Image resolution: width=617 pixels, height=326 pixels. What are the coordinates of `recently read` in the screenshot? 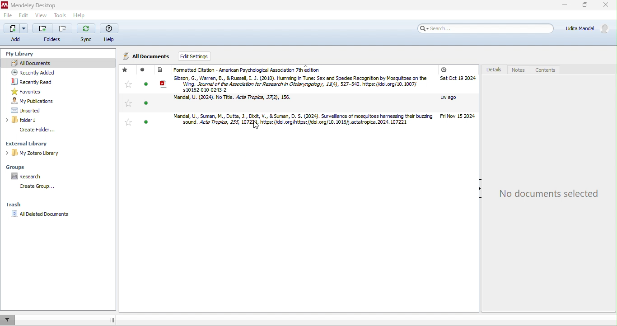 It's located at (41, 82).